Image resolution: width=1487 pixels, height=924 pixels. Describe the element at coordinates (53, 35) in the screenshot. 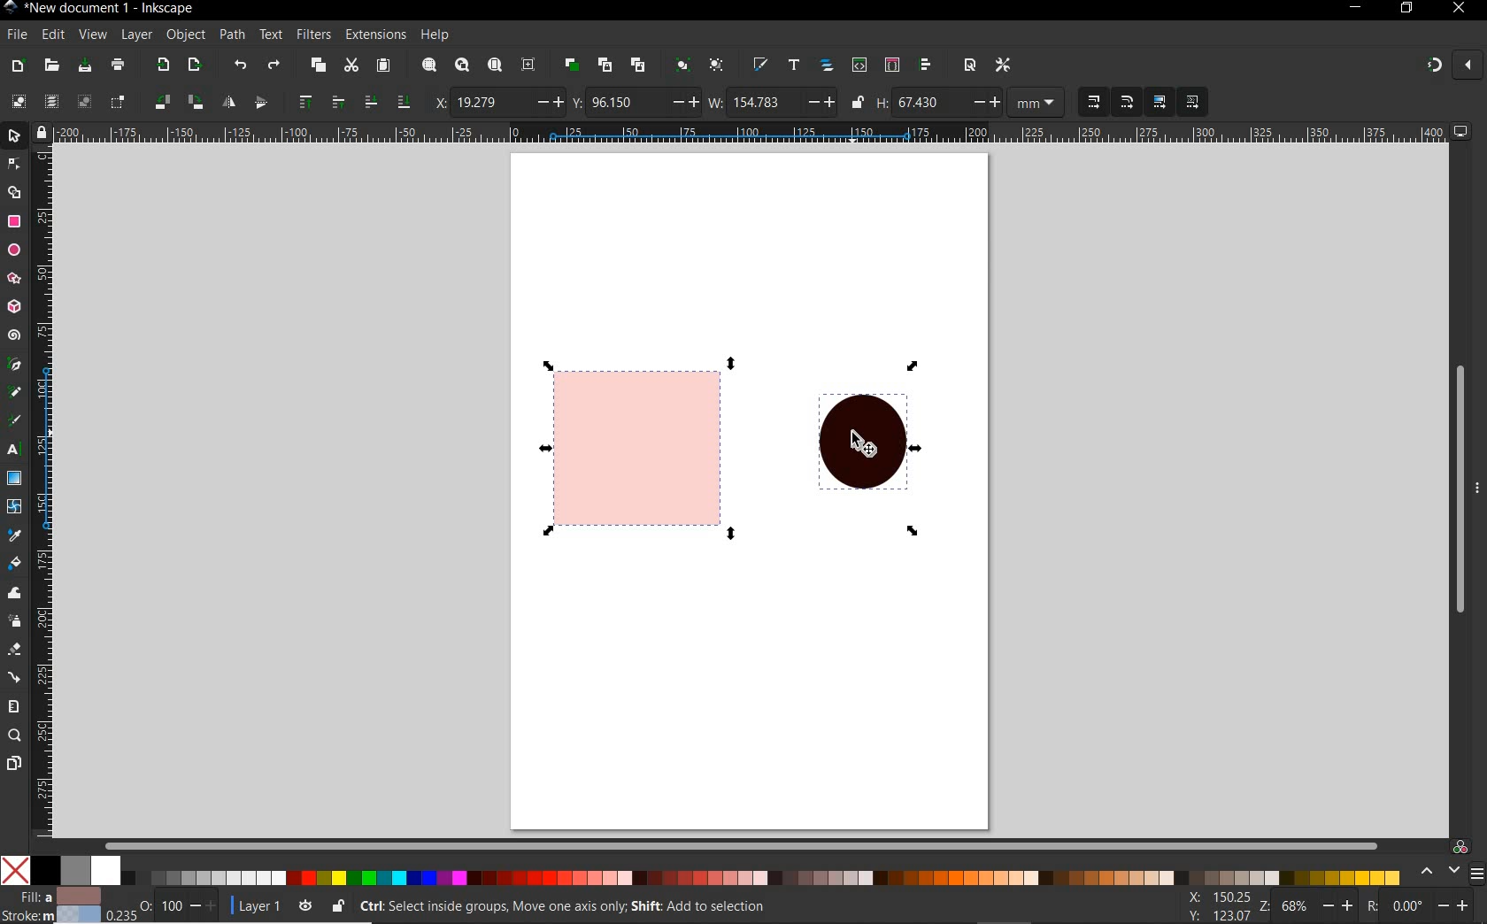

I see `edit` at that location.